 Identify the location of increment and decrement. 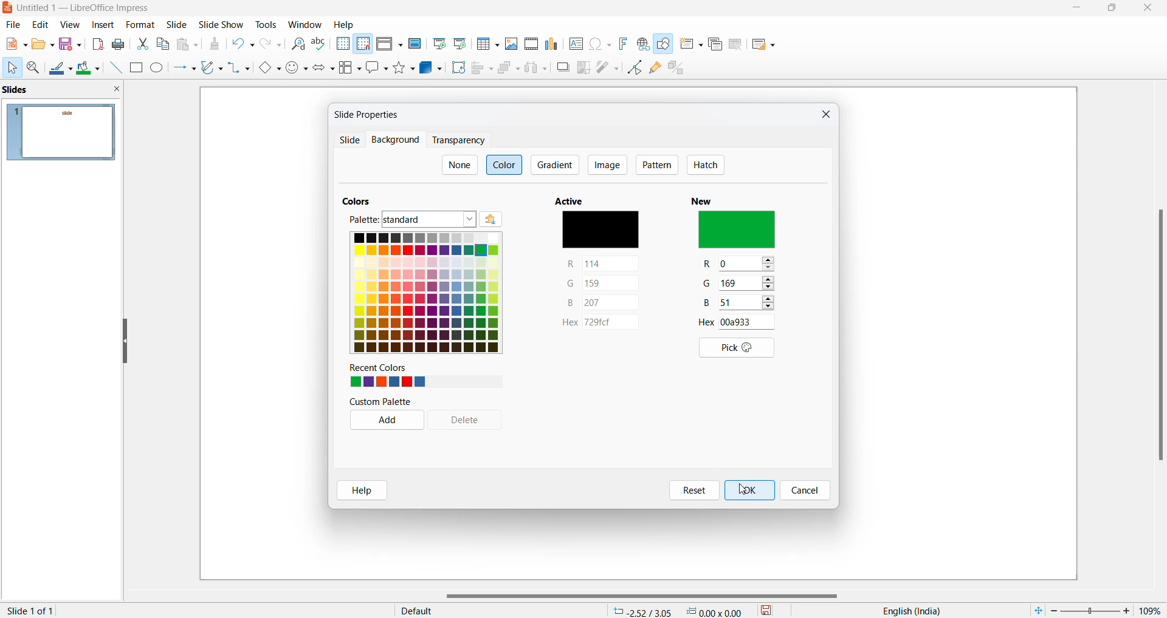
(772, 304).